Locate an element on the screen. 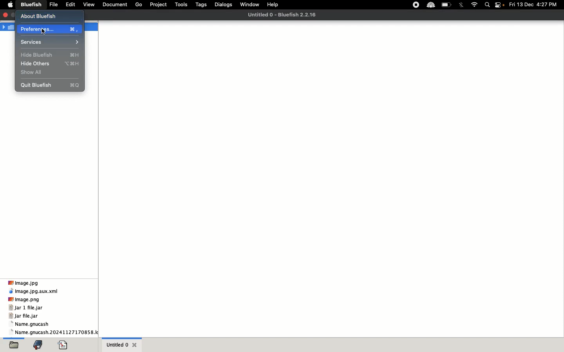 The image size is (564, 352). cursor is located at coordinates (47, 32).